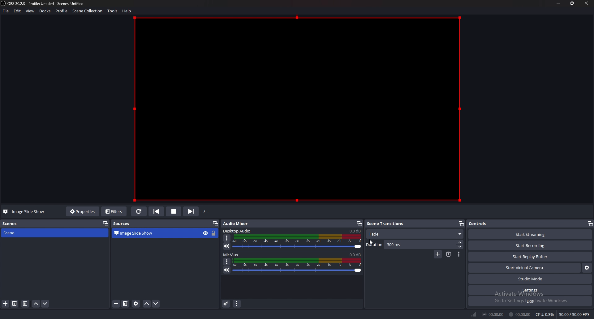 The height and width of the screenshot is (319, 594). I want to click on volume level, so click(355, 231).